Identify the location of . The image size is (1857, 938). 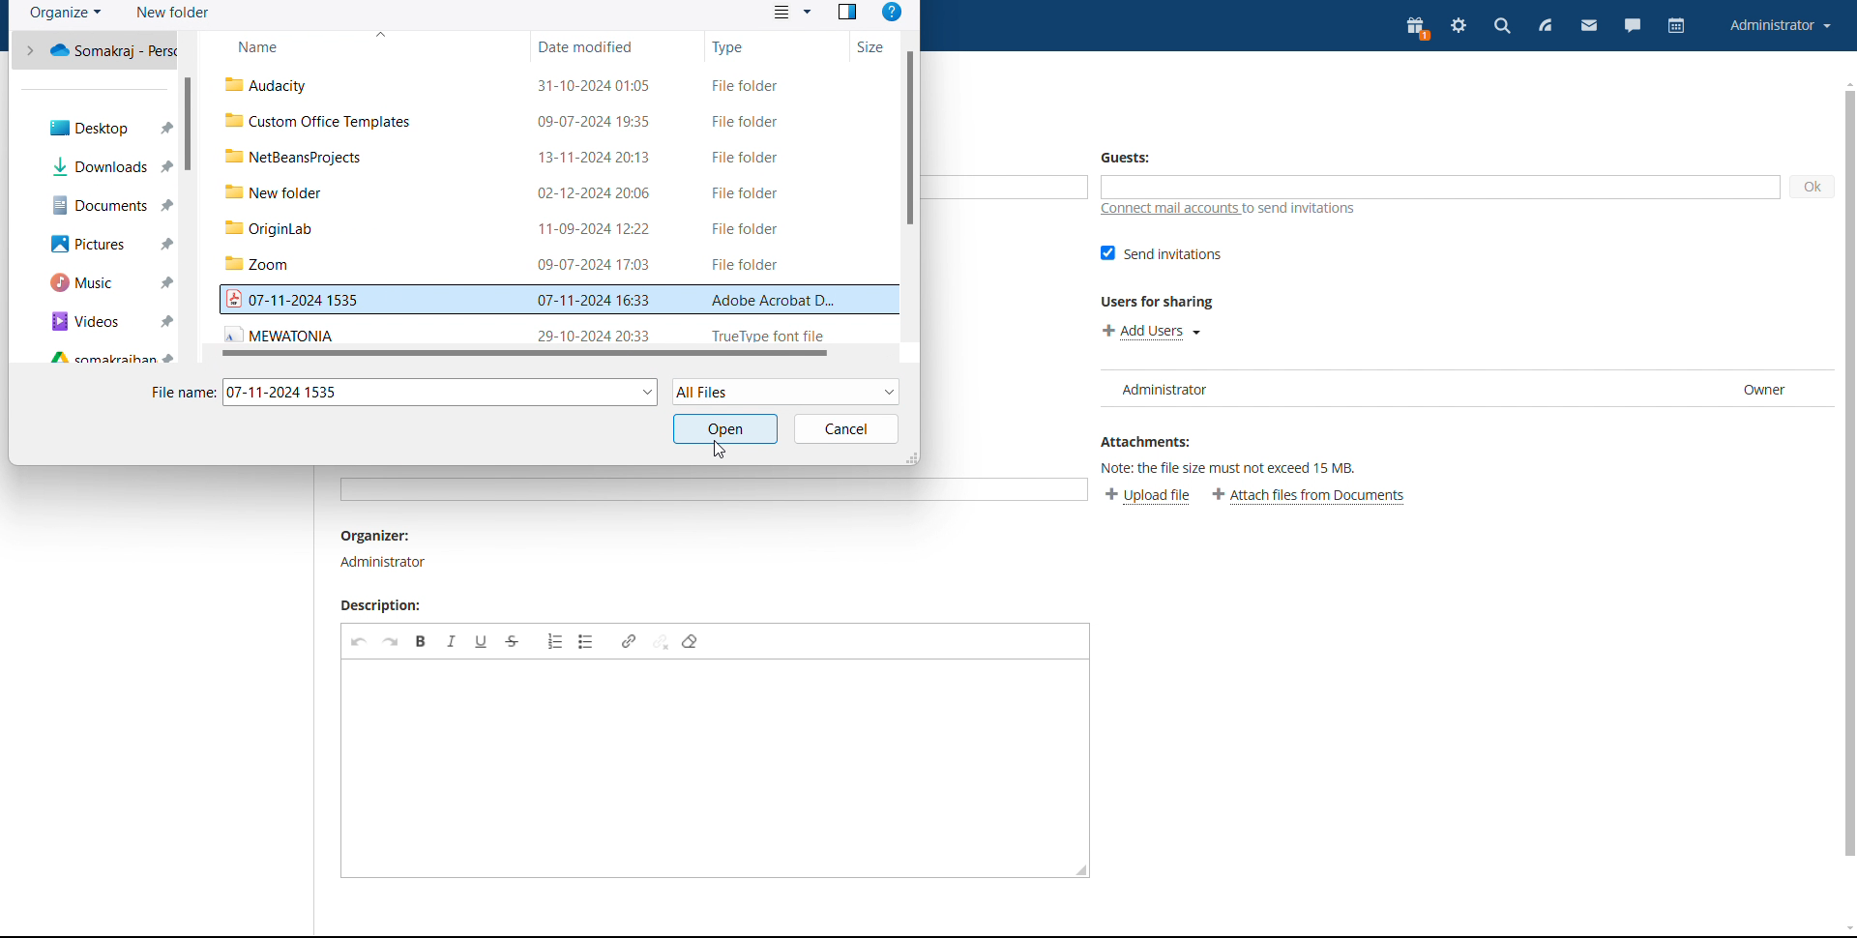
(542, 228).